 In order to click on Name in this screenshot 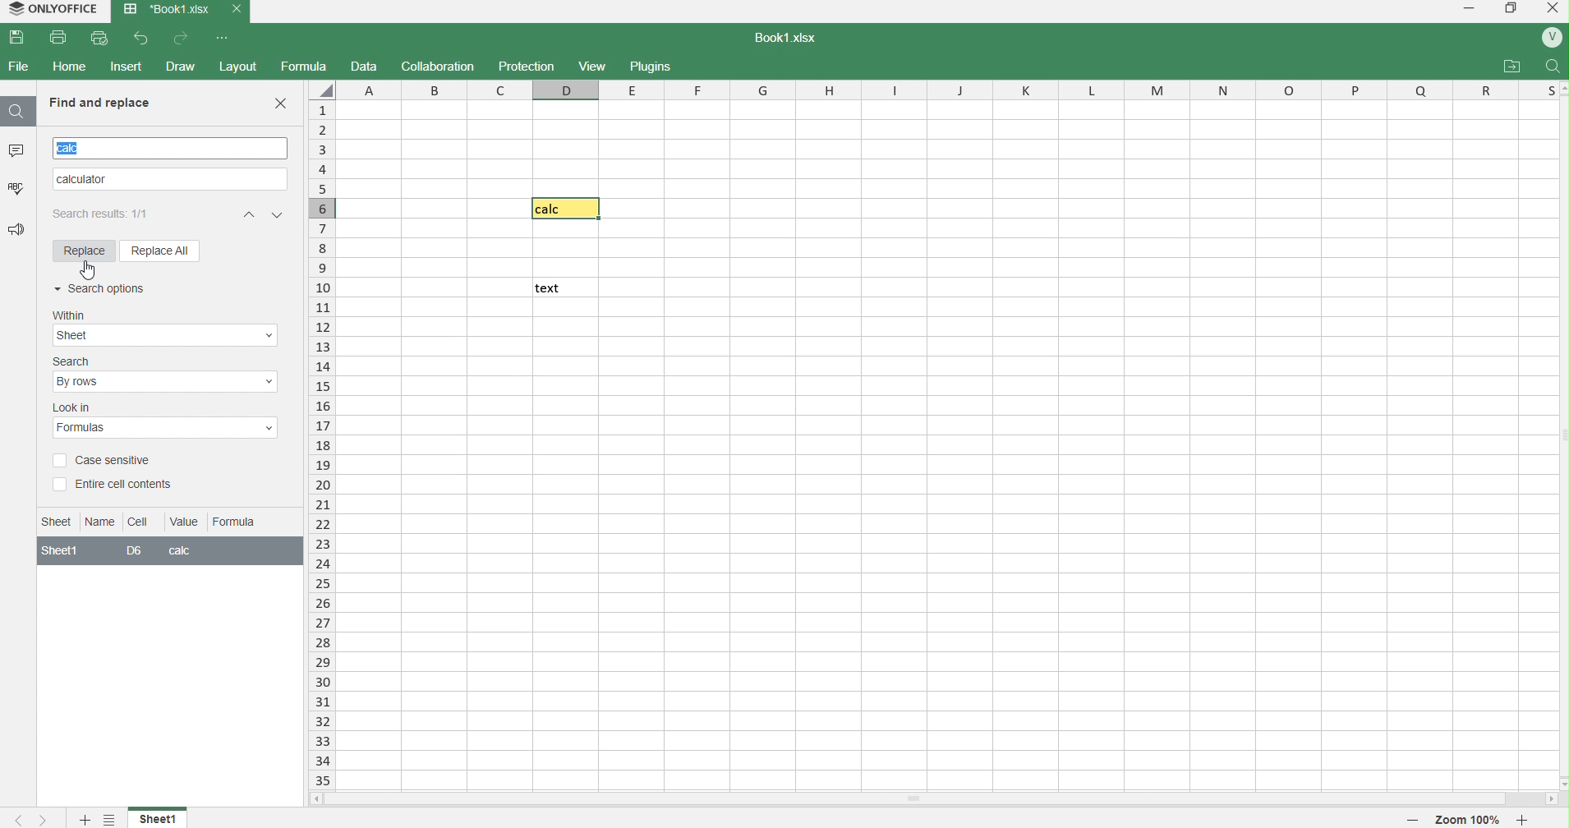, I will do `click(96, 521)`.